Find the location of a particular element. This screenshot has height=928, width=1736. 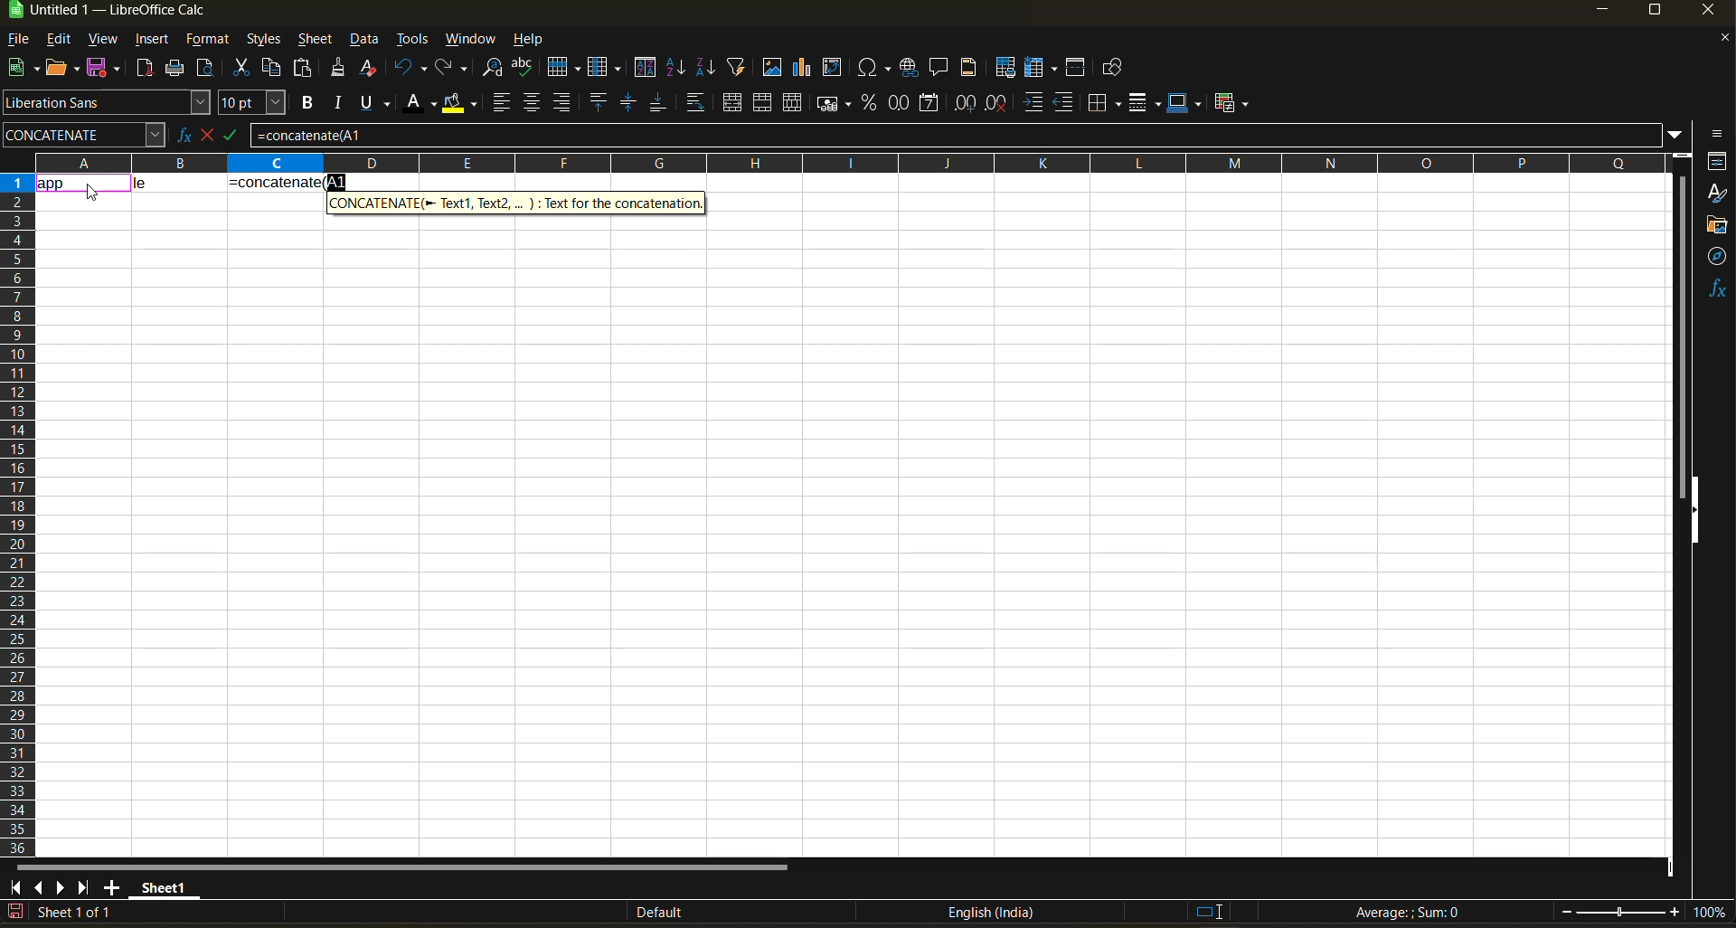

vertical scroll bar is located at coordinates (1682, 324).